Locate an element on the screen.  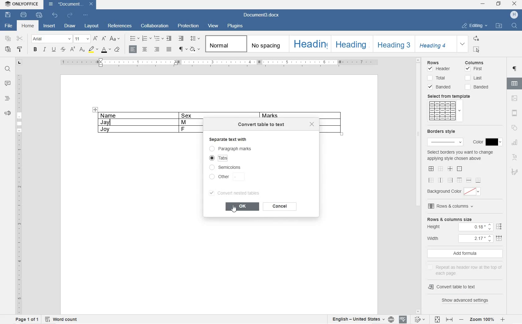
Banded is located at coordinates (478, 87).